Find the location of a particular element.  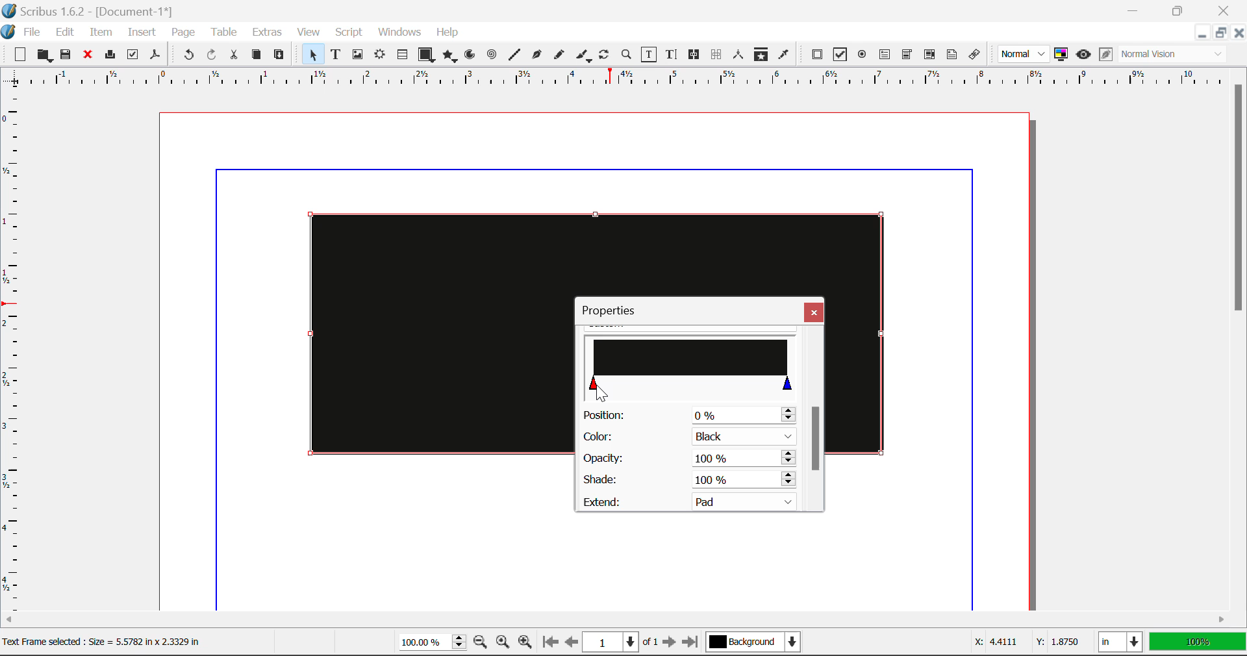

Display Measurement is located at coordinates (1198, 644).